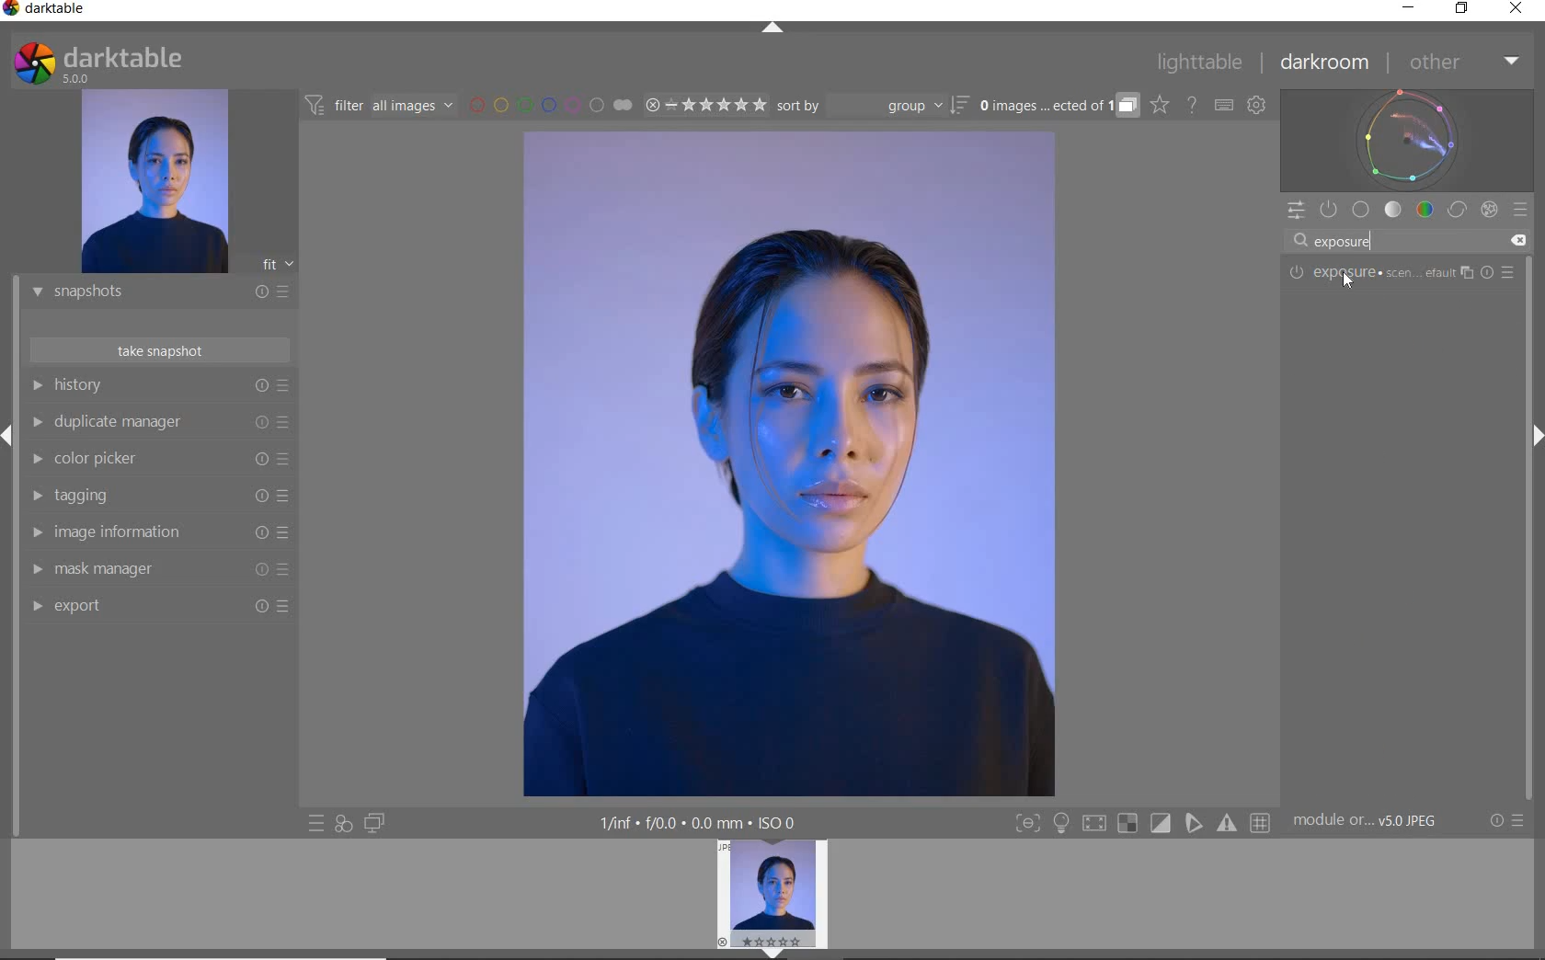 This screenshot has width=1545, height=960. Describe the element at coordinates (1462, 63) in the screenshot. I see `OTHER` at that location.